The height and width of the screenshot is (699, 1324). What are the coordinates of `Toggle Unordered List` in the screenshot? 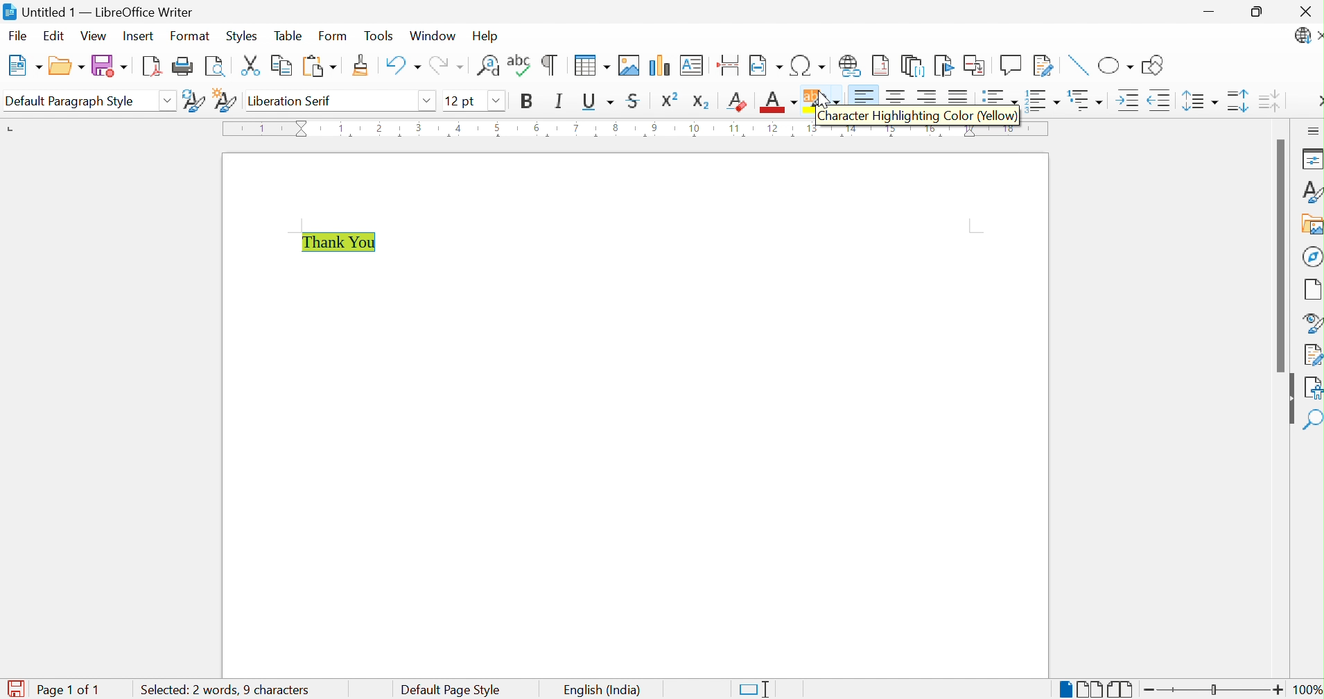 It's located at (998, 94).